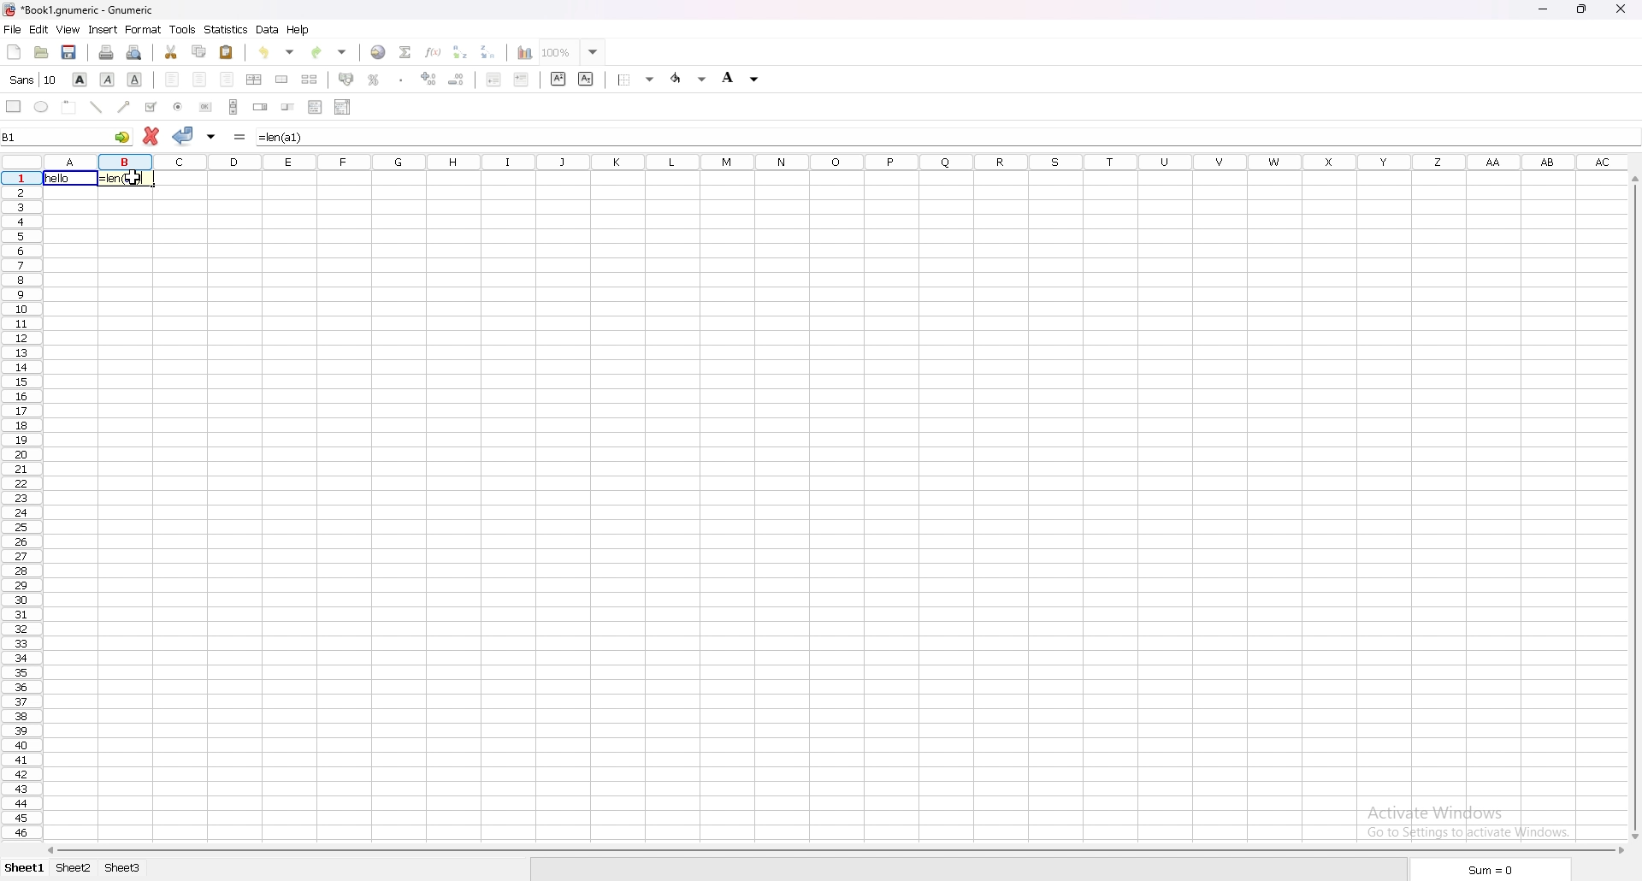 The width and height of the screenshot is (1642, 881). I want to click on checkbox, so click(150, 107).